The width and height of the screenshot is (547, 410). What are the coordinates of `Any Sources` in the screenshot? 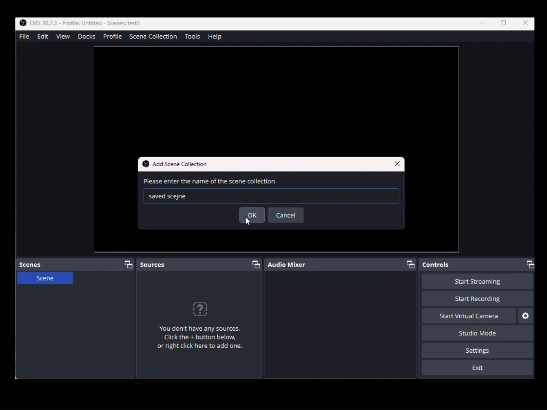 It's located at (205, 328).